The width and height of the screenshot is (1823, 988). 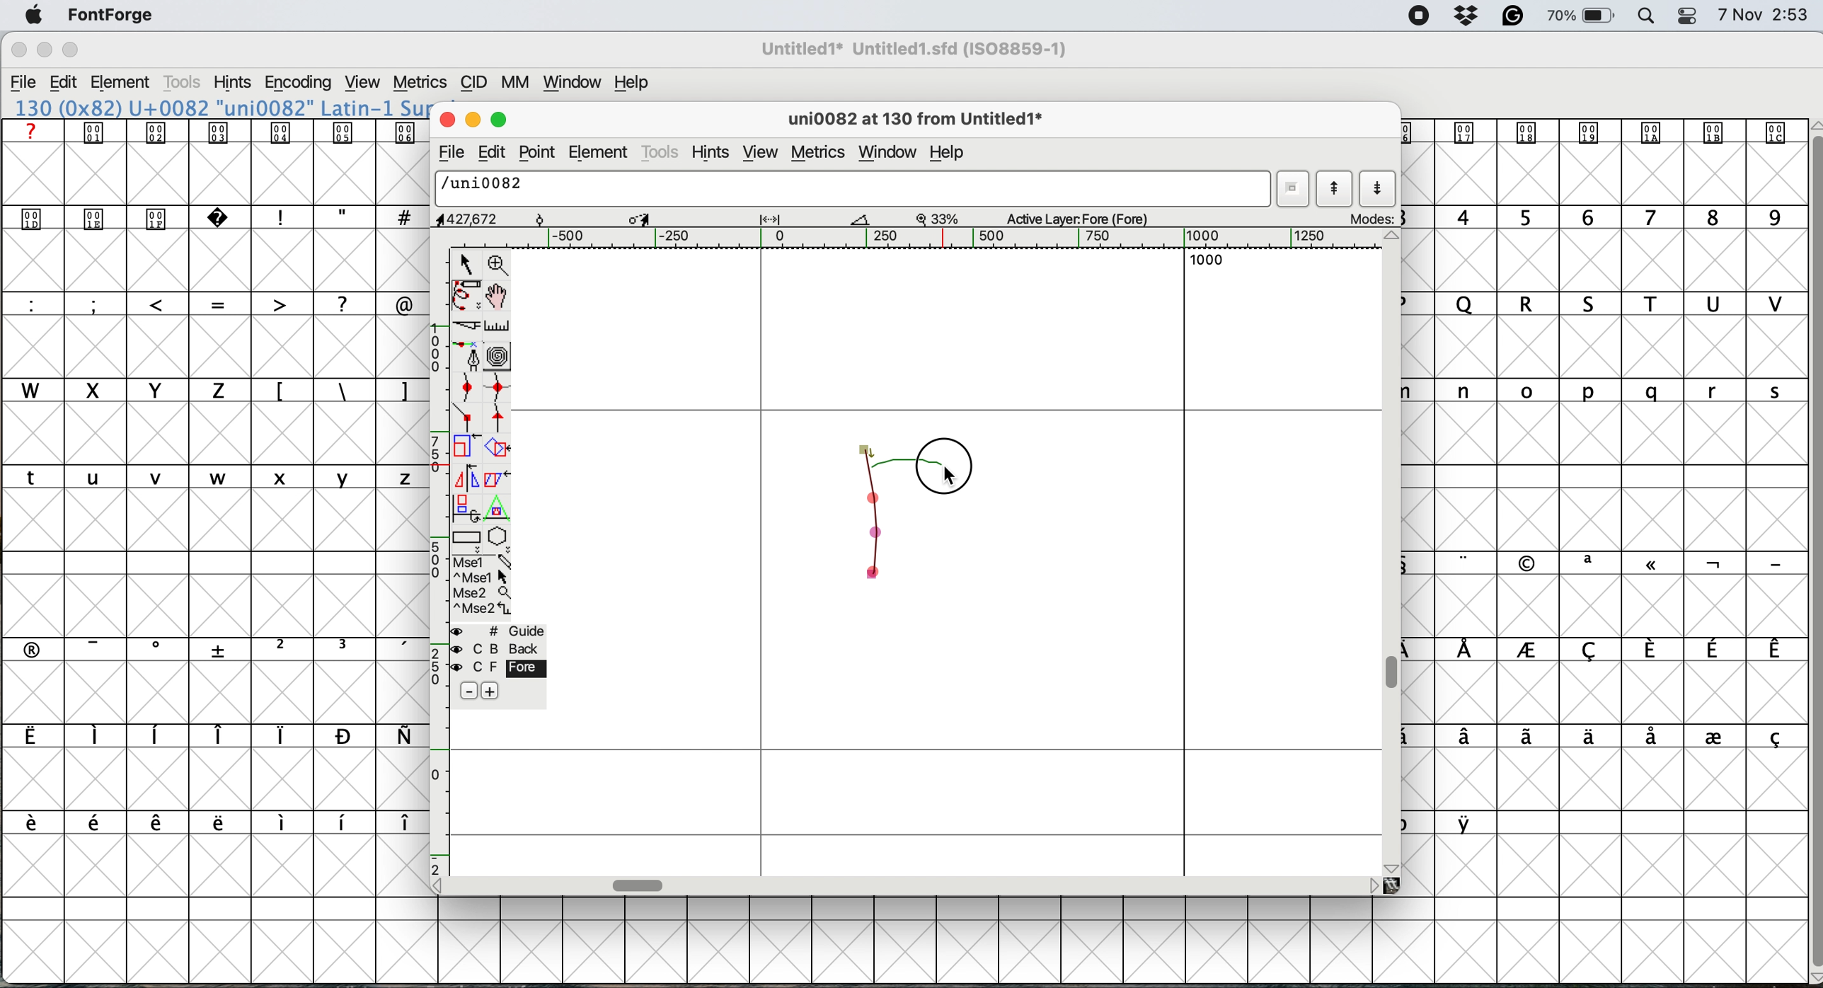 What do you see at coordinates (466, 449) in the screenshot?
I see `scale selection` at bounding box center [466, 449].